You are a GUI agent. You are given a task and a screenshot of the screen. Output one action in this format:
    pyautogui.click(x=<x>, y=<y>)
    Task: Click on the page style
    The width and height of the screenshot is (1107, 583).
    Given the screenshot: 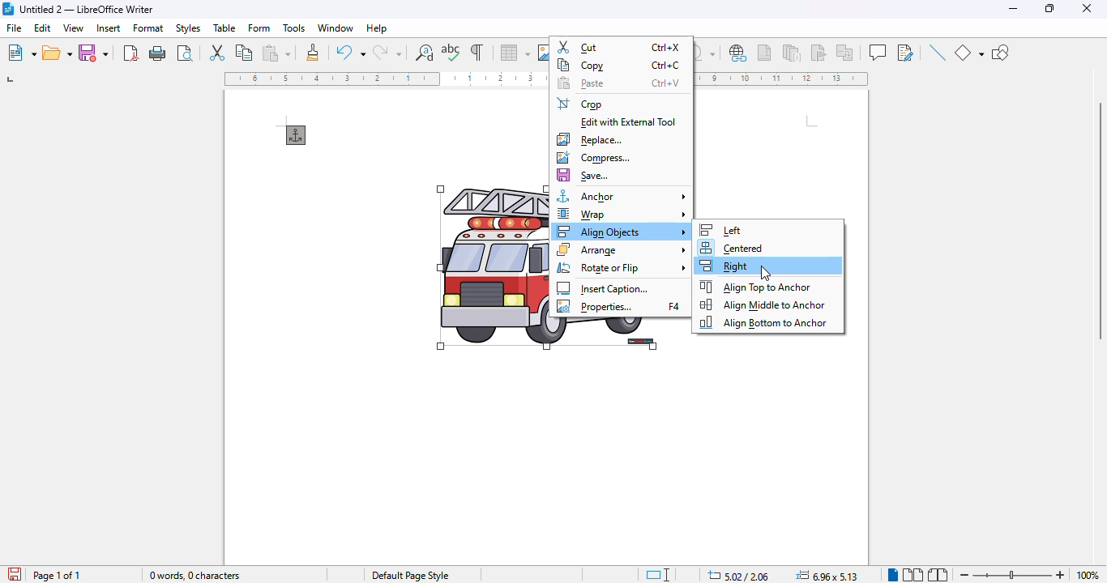 What is the action you would take?
    pyautogui.click(x=410, y=576)
    